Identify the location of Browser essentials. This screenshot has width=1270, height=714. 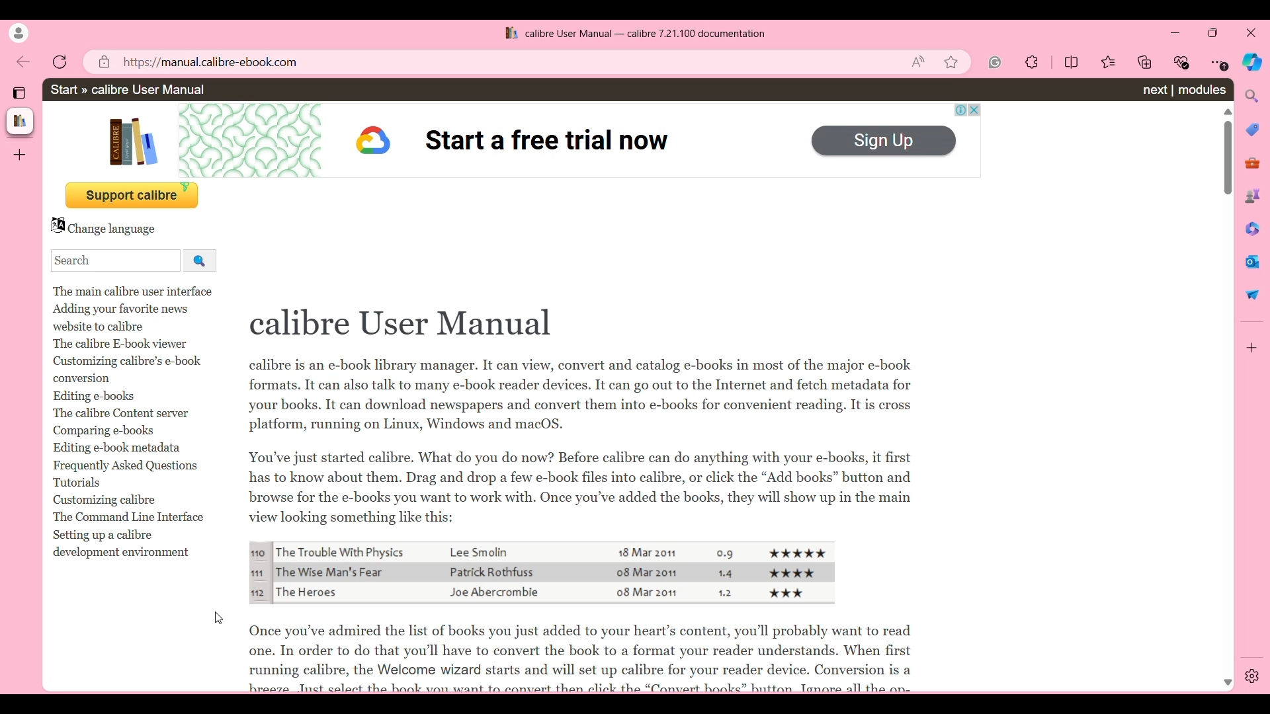
(1181, 62).